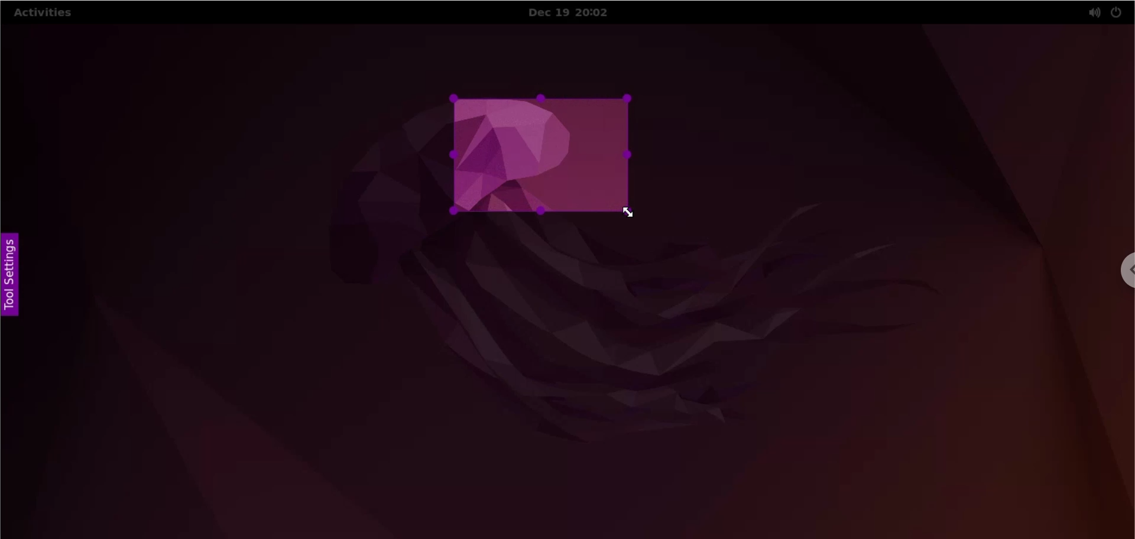  What do you see at coordinates (43, 15) in the screenshot?
I see `activities` at bounding box center [43, 15].